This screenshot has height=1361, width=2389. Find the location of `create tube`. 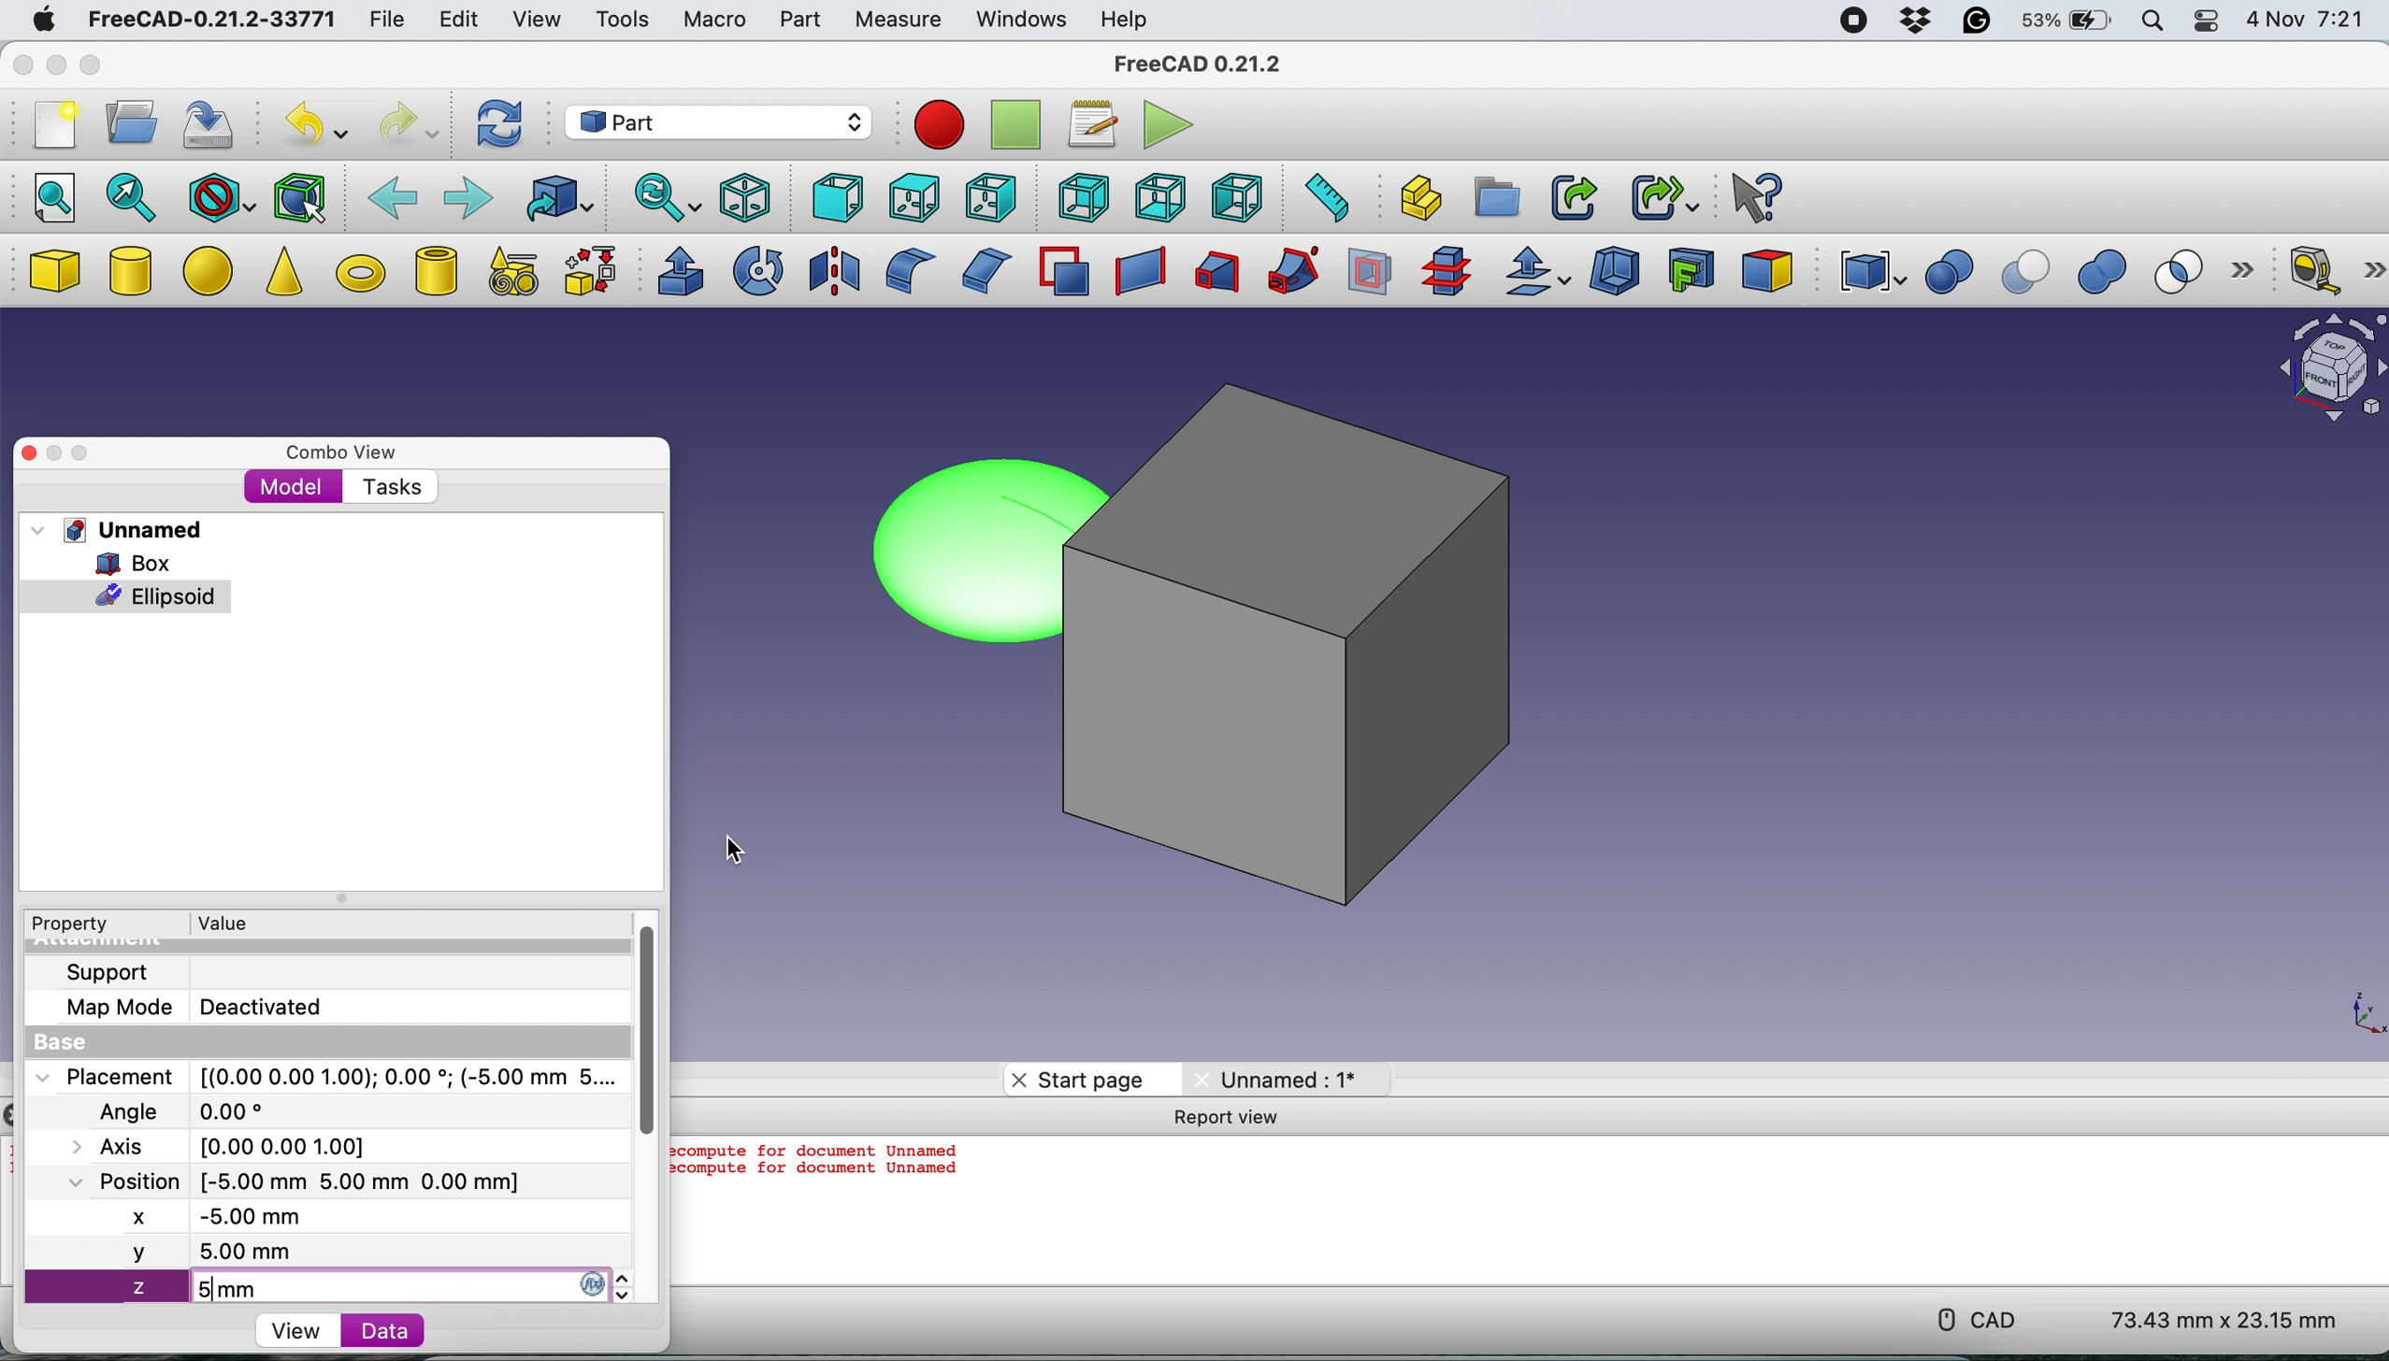

create tube is located at coordinates (435, 270).